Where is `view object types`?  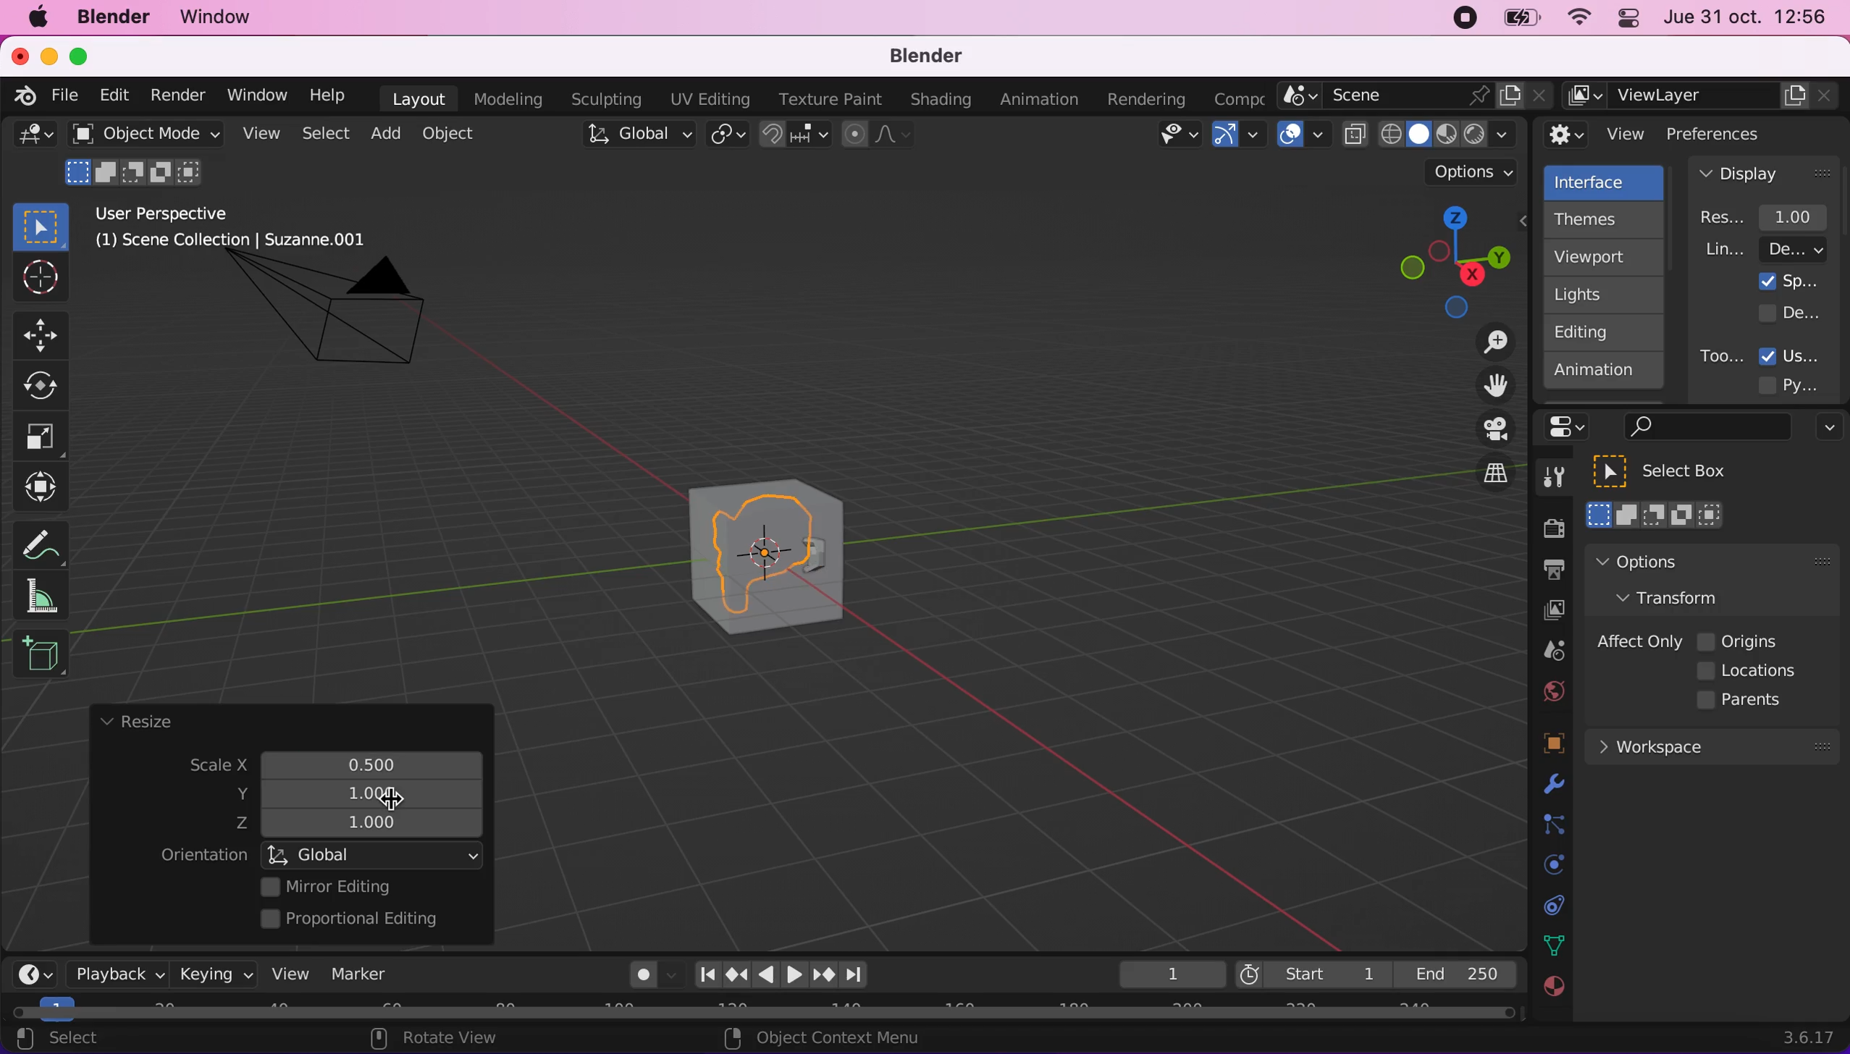 view object types is located at coordinates (1176, 138).